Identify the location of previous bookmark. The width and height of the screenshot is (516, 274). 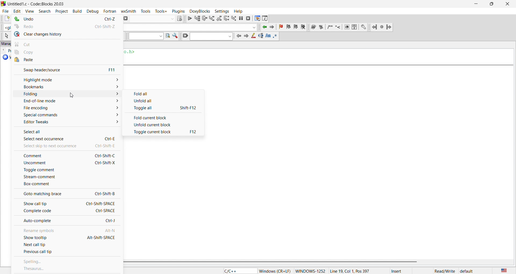
(289, 26).